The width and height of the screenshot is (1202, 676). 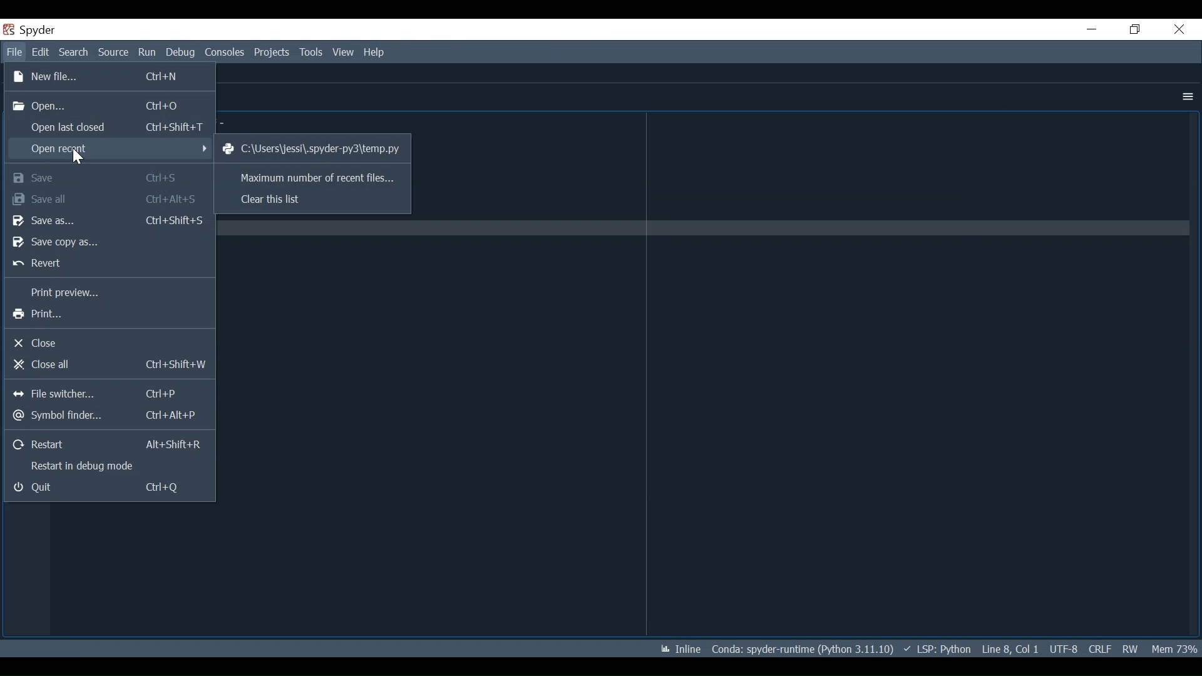 I want to click on Clear this list, so click(x=312, y=200).